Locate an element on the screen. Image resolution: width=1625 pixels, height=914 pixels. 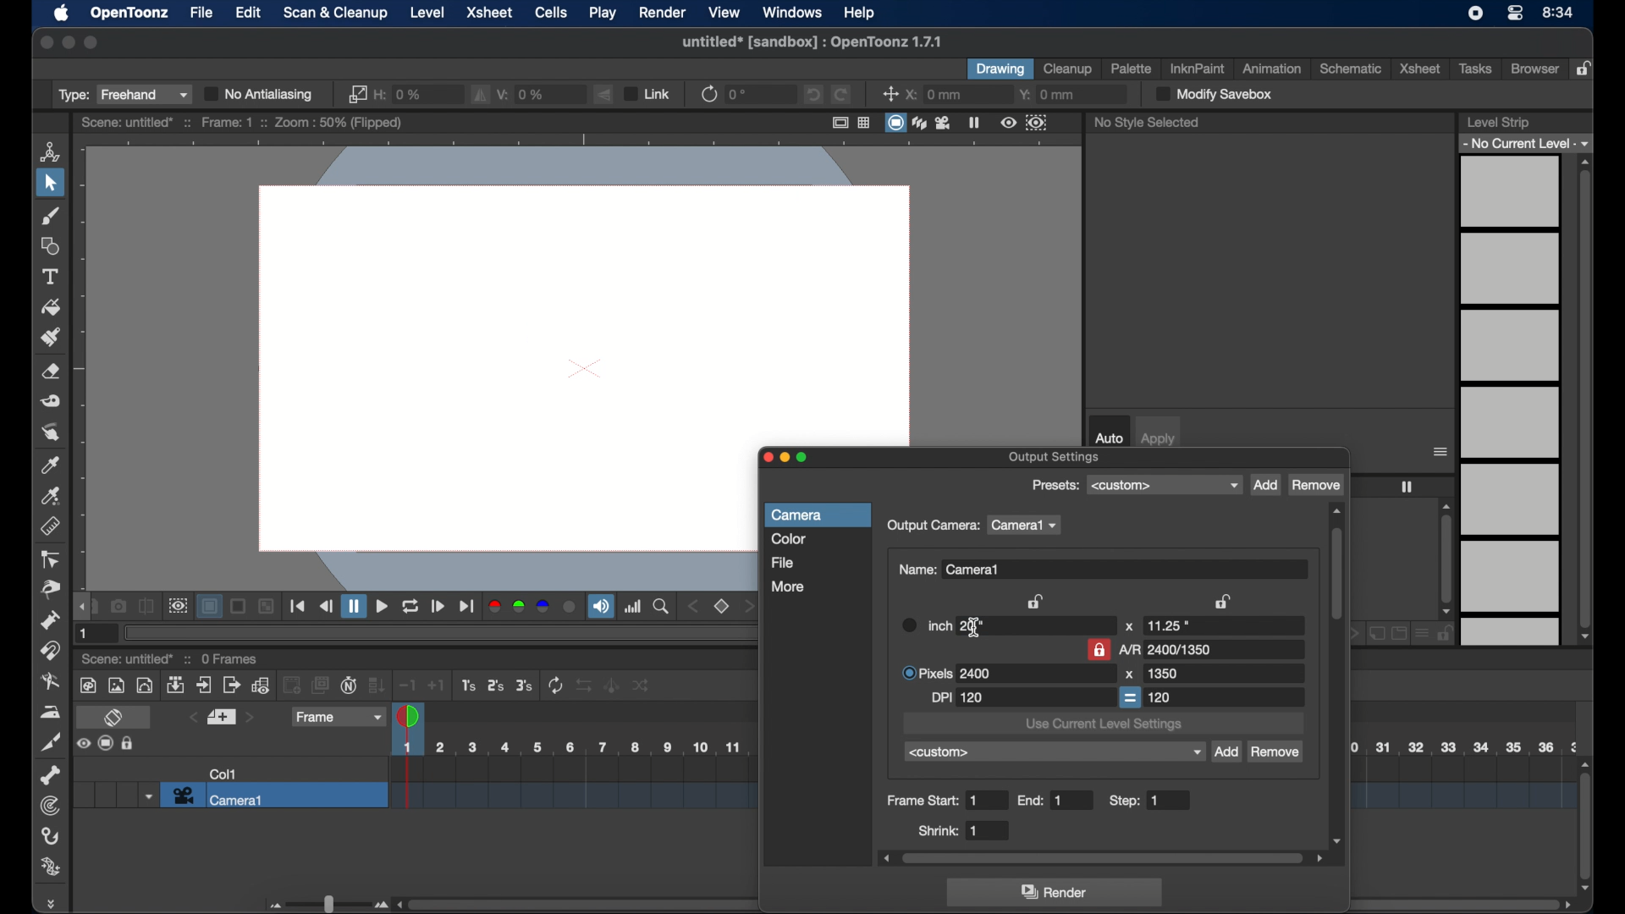
tasks is located at coordinates (1478, 69).